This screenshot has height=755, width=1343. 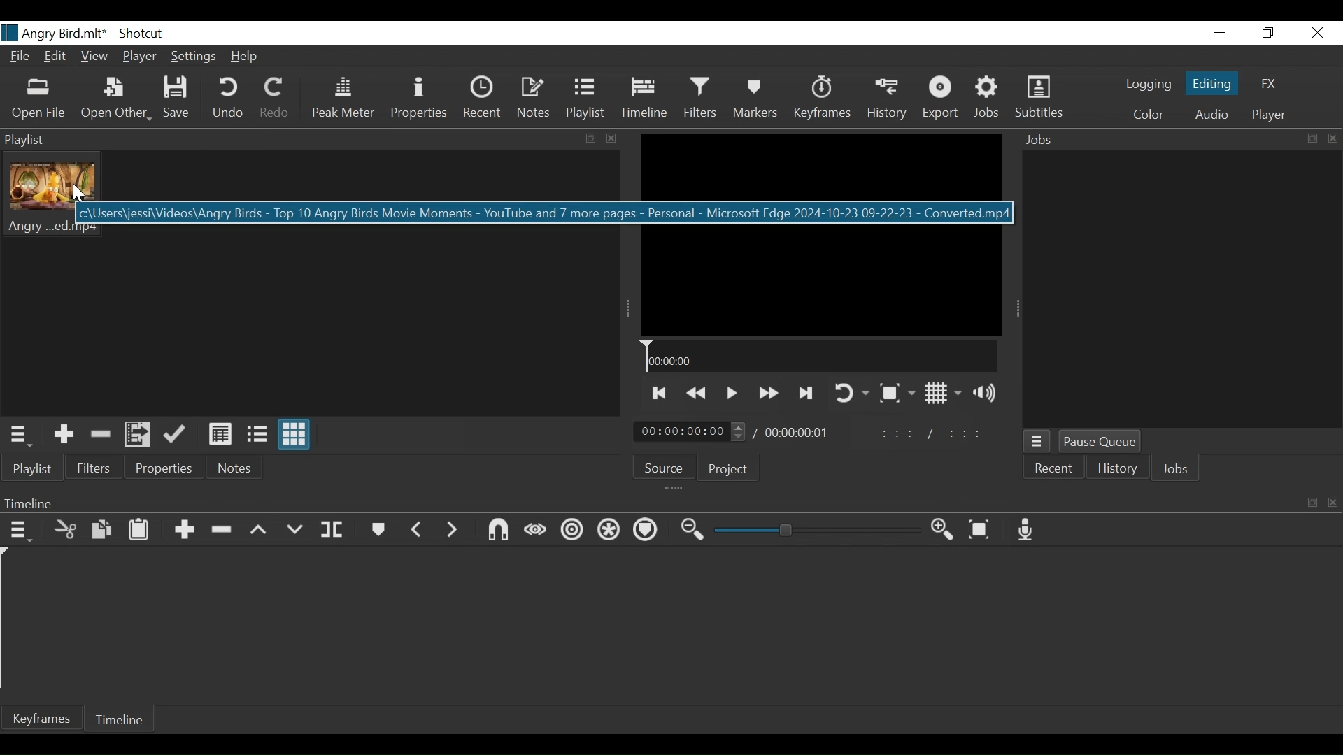 What do you see at coordinates (115, 100) in the screenshot?
I see `Open Other` at bounding box center [115, 100].